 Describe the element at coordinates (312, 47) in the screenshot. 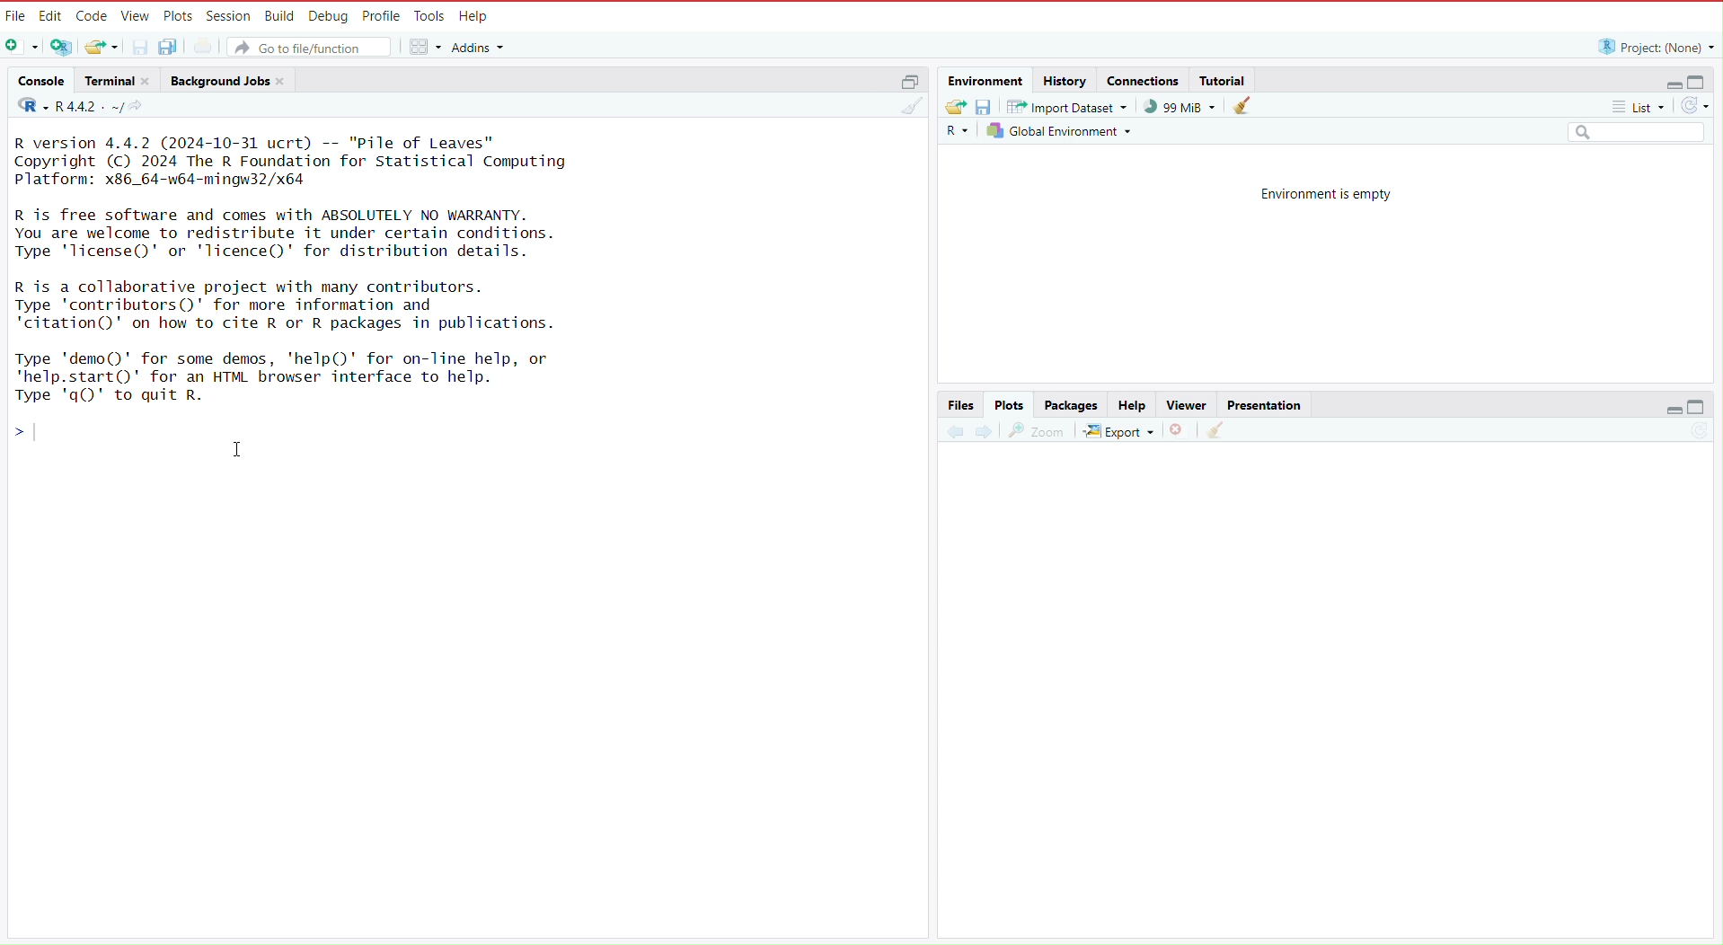

I see `go to file/function` at that location.